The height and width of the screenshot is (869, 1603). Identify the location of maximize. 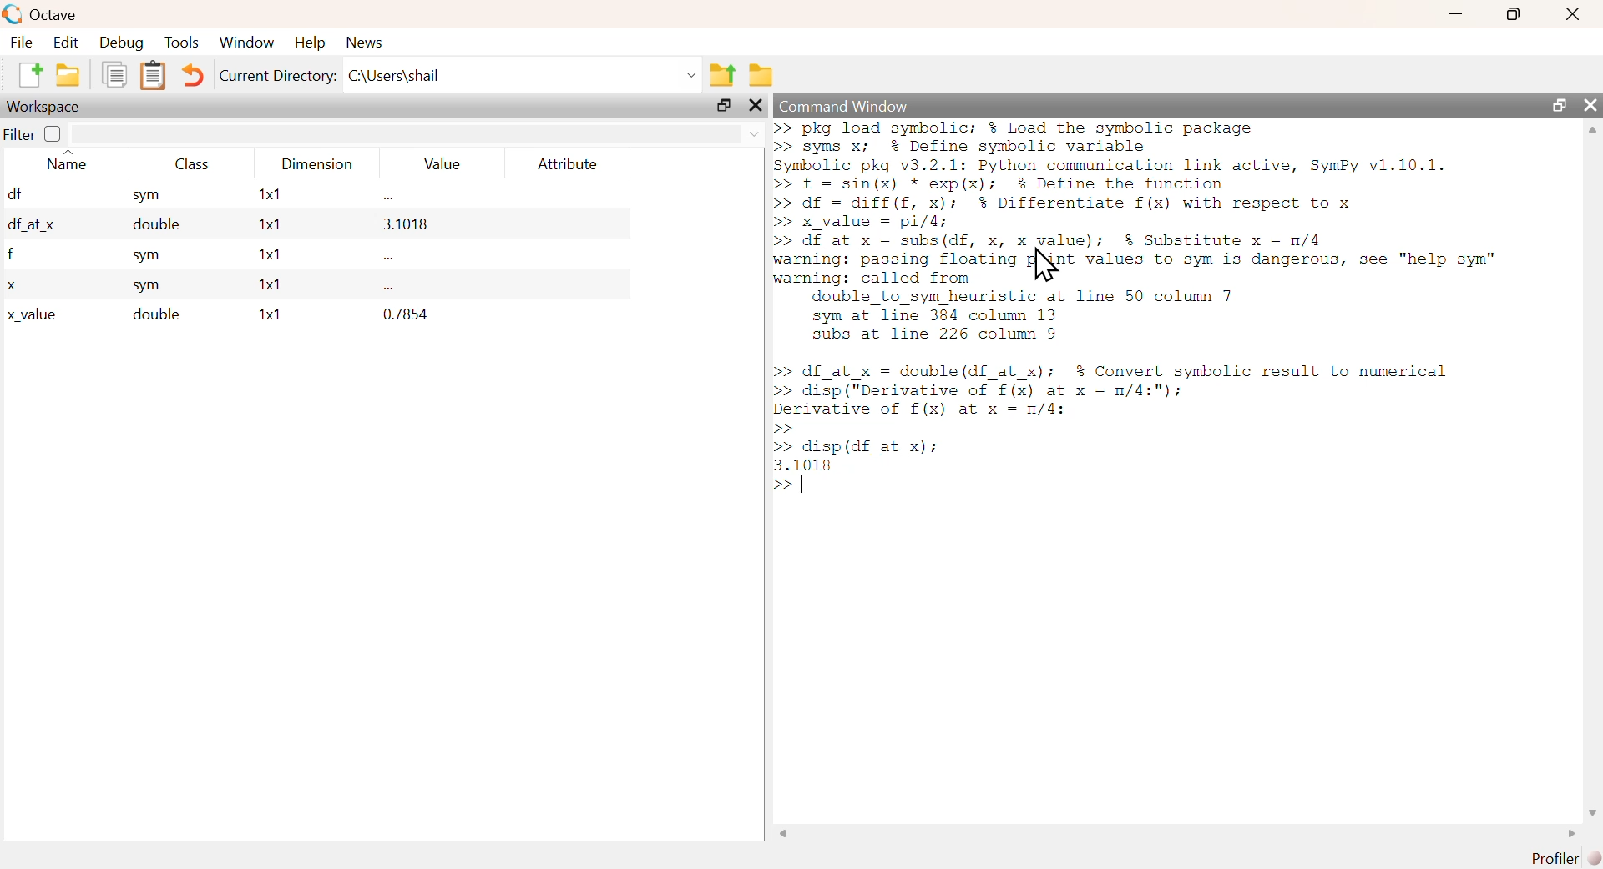
(723, 106).